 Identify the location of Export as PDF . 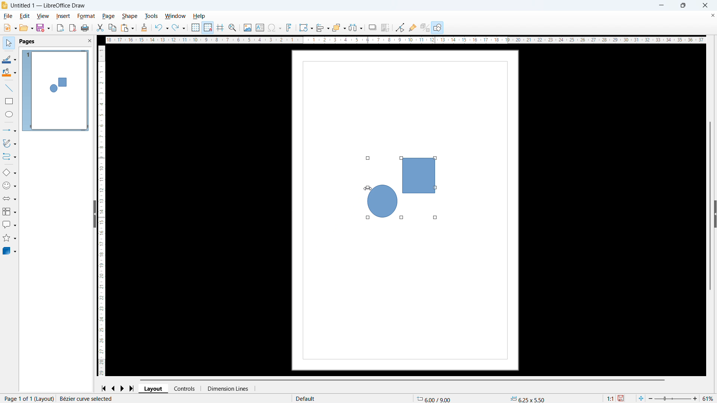
(72, 28).